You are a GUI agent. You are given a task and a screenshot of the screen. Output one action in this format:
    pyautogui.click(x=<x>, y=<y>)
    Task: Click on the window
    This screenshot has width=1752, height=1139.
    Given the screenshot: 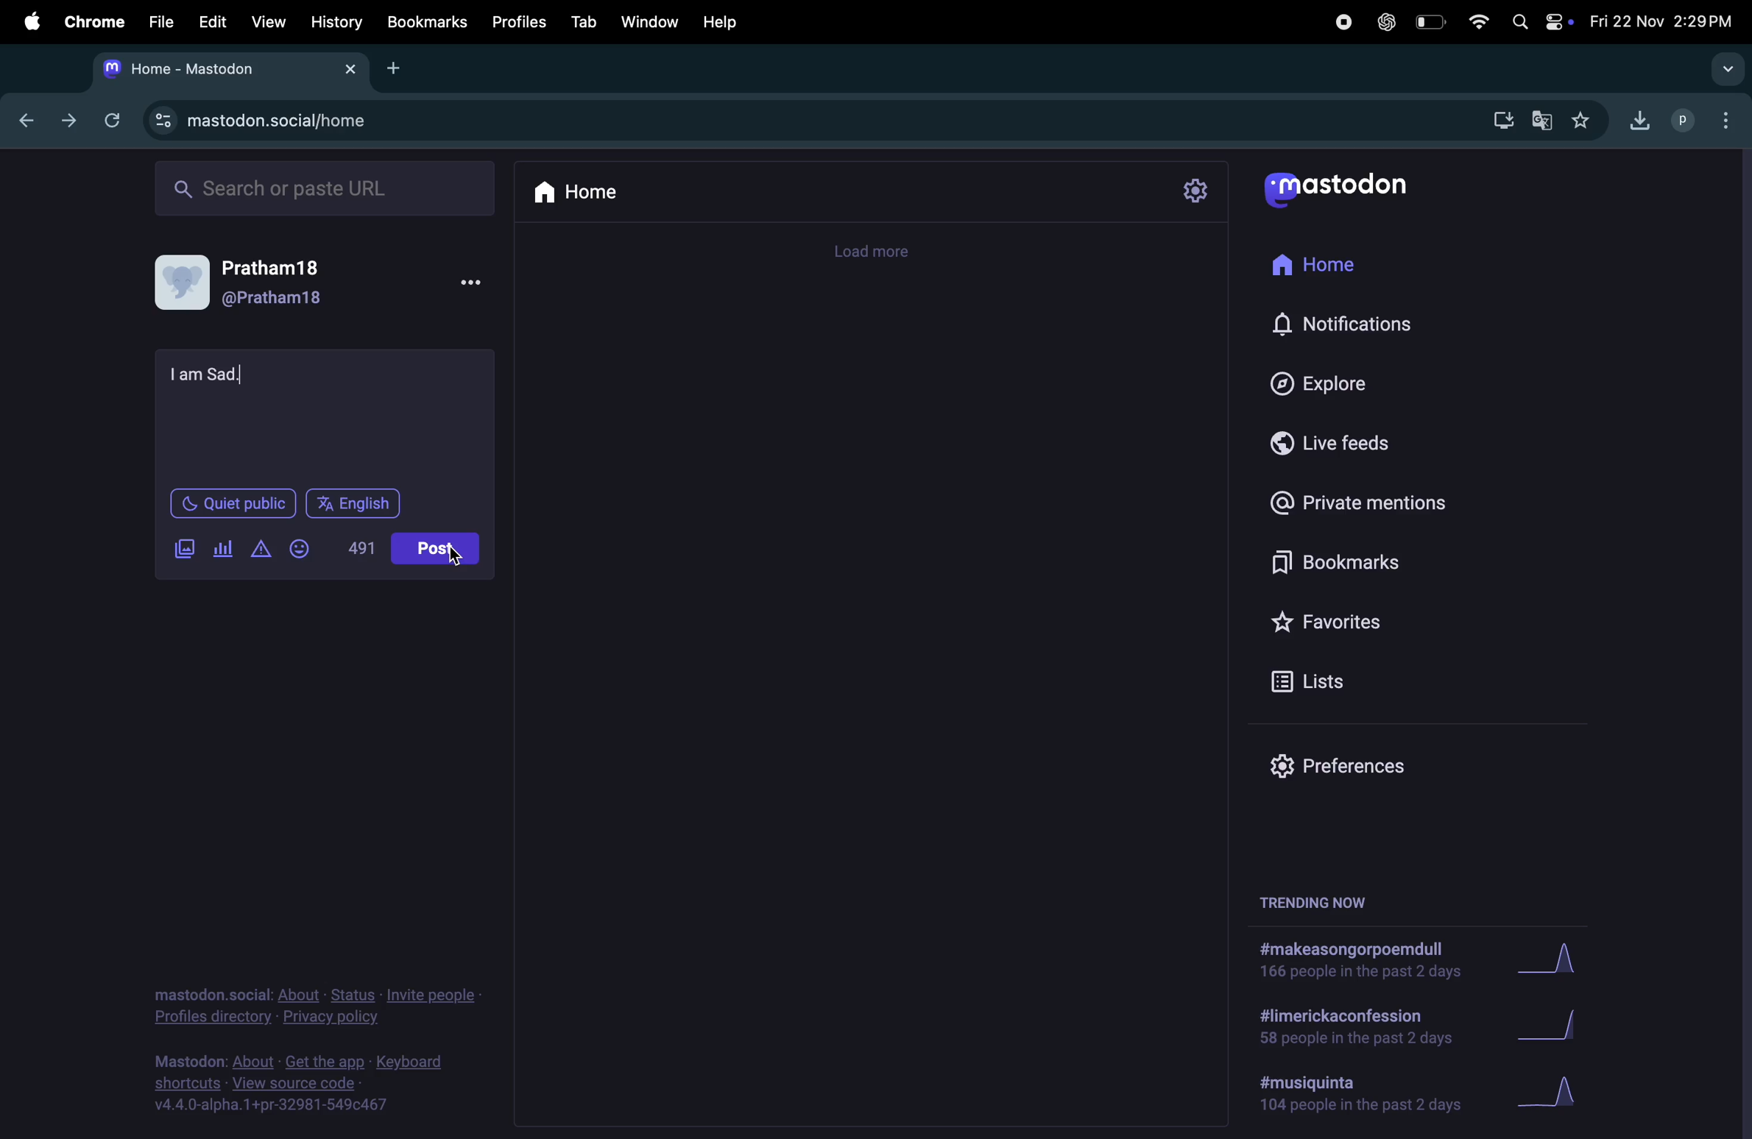 What is the action you would take?
    pyautogui.click(x=648, y=20)
    